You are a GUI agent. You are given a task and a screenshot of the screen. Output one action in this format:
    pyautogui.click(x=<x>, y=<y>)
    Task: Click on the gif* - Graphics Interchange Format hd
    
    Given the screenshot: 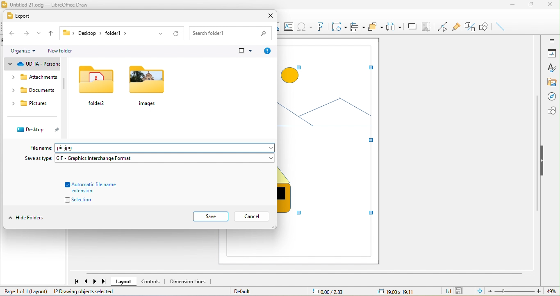 What is the action you would take?
    pyautogui.click(x=164, y=159)
    